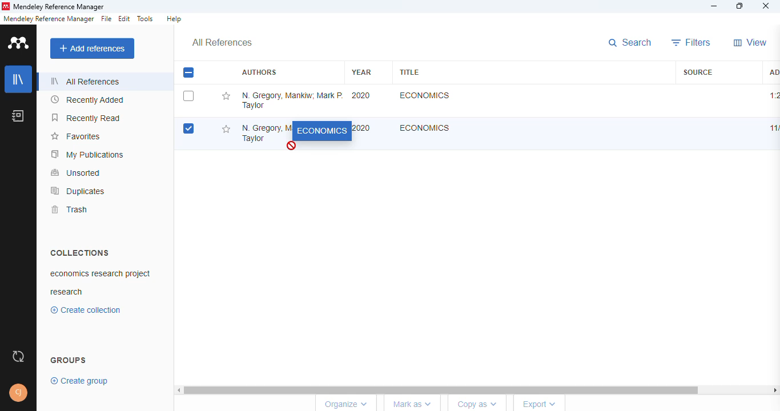 The height and width of the screenshot is (411, 780). What do you see at coordinates (81, 380) in the screenshot?
I see `create group` at bounding box center [81, 380].